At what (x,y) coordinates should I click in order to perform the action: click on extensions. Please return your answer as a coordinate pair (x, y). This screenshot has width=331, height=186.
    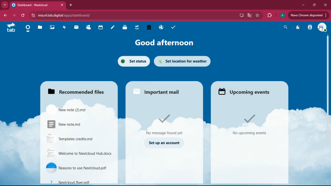
    Looking at the image, I should click on (269, 16).